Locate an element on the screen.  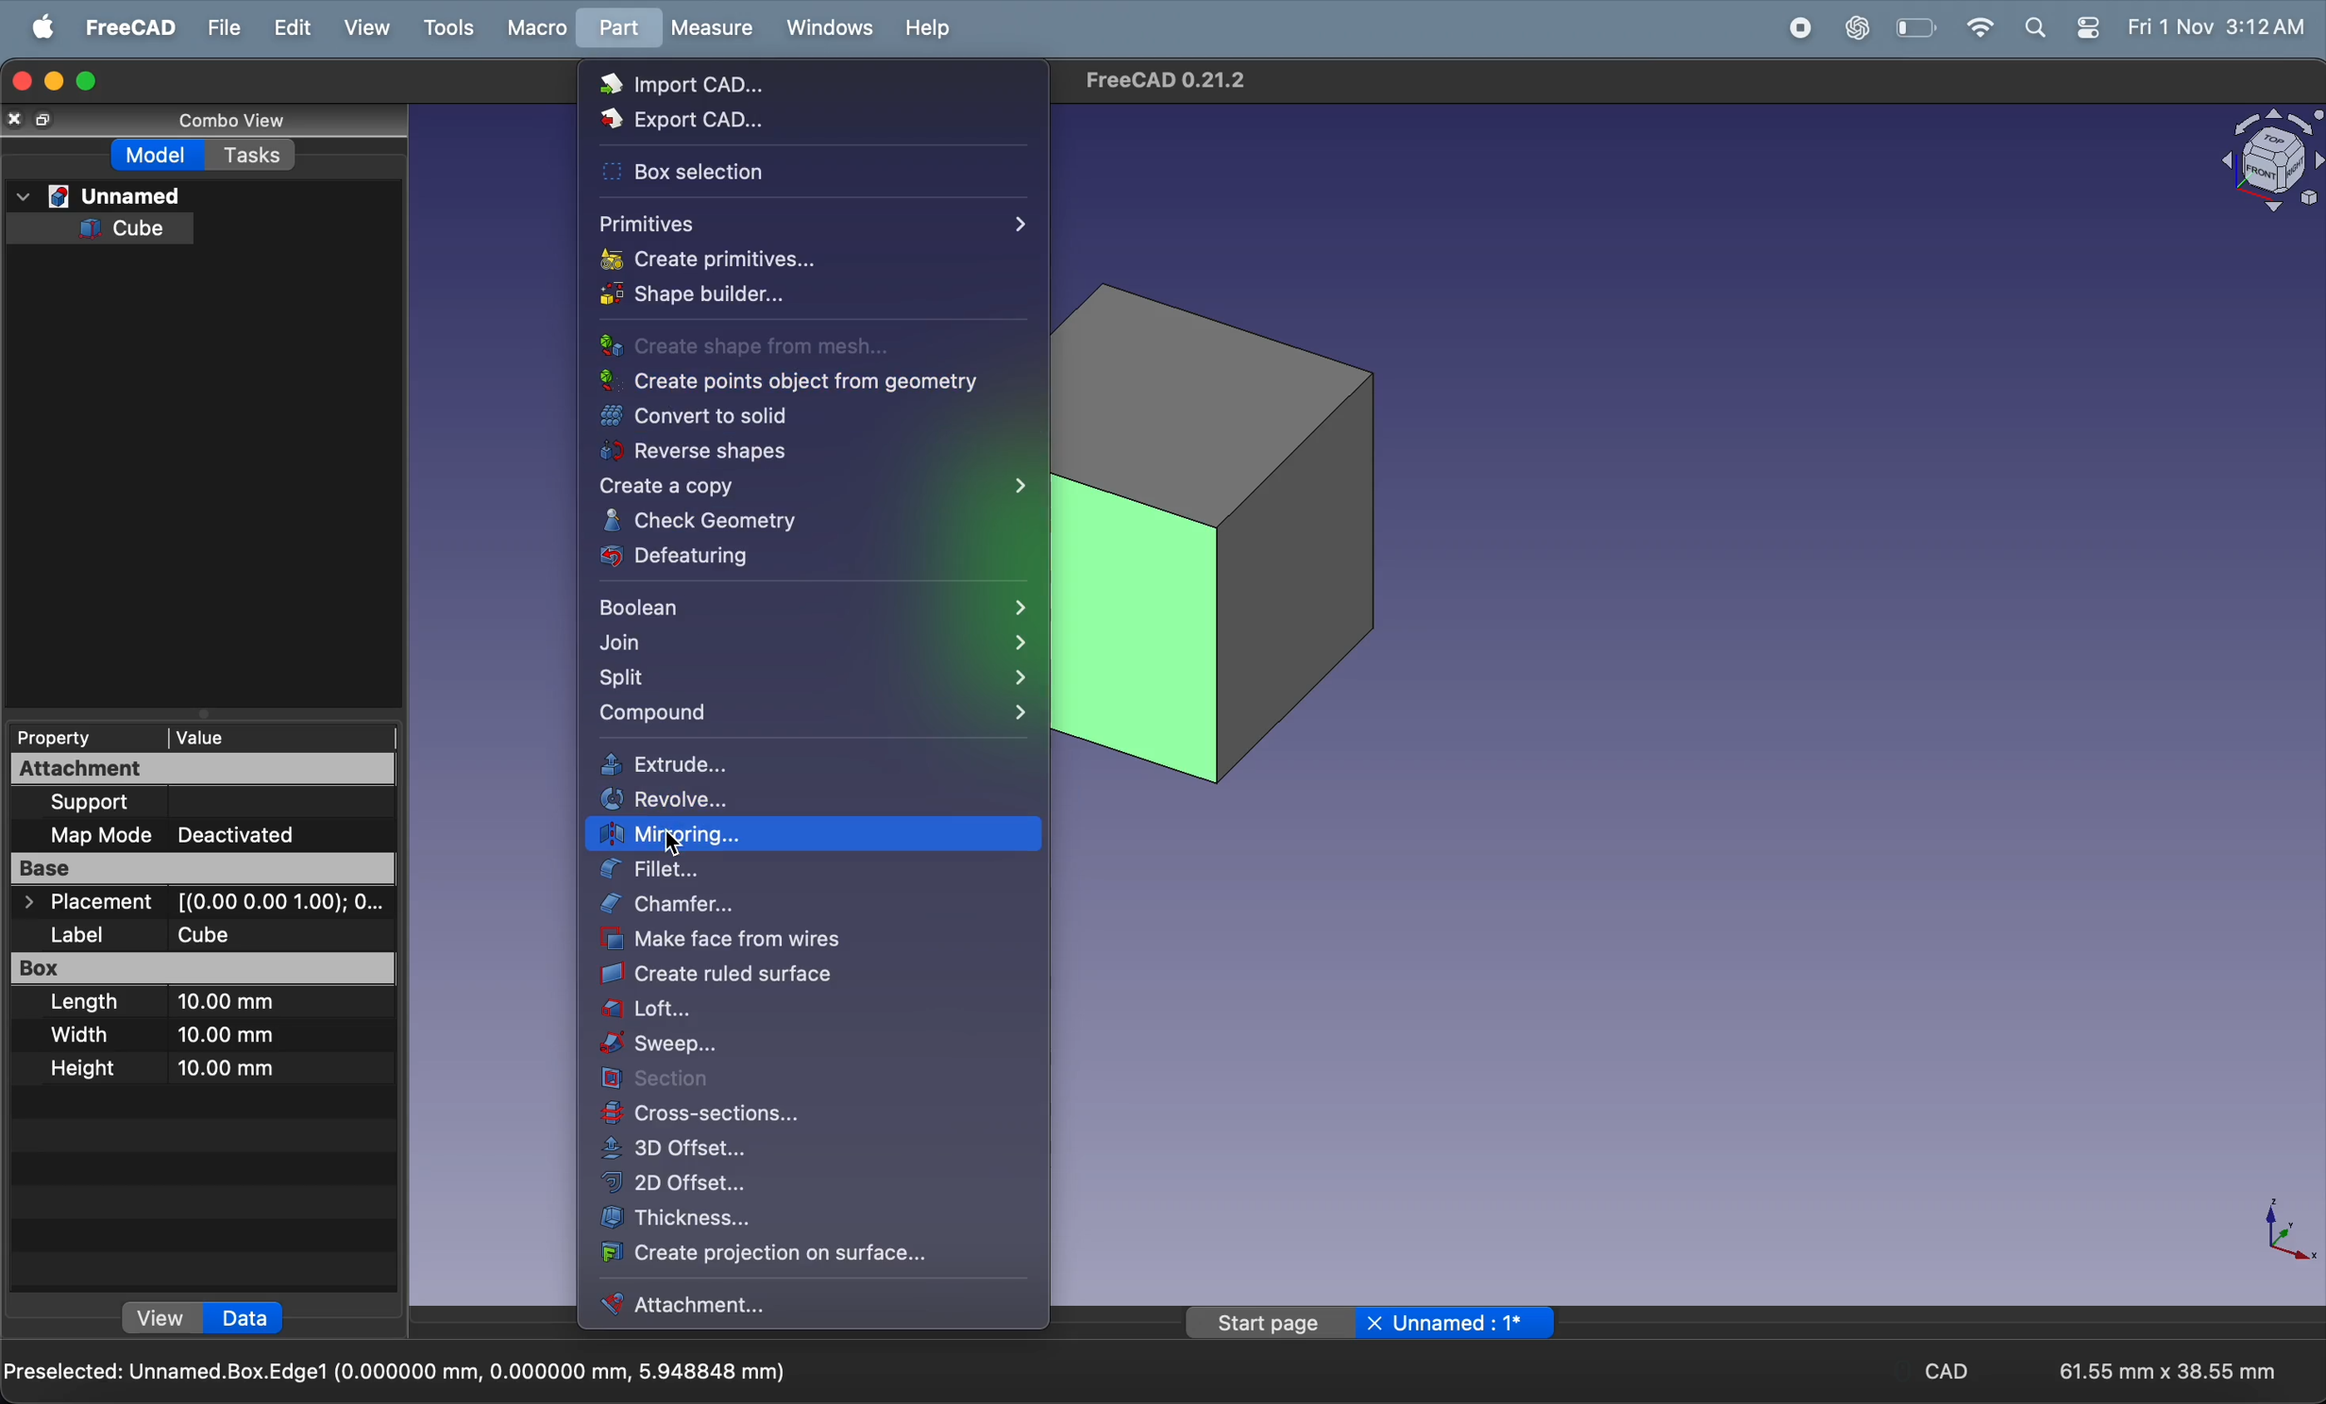
box section is located at coordinates (796, 171).